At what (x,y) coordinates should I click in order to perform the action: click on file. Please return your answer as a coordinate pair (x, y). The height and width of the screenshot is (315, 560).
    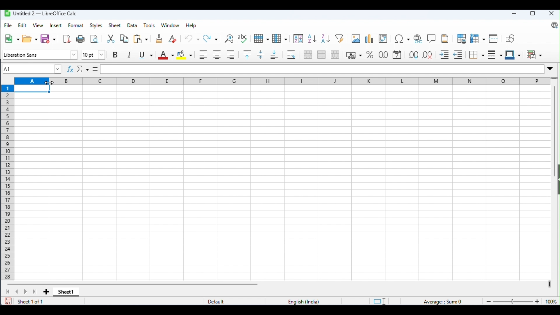
    Looking at the image, I should click on (8, 25).